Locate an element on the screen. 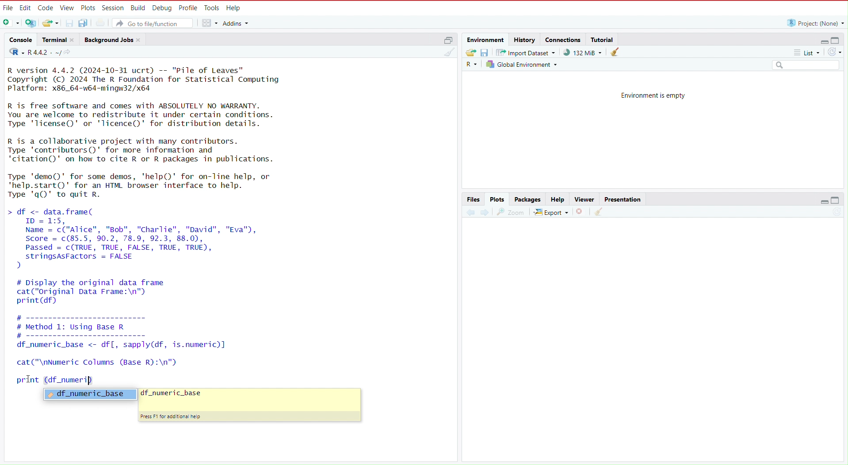 This screenshot has width=848, height=465. Press F1 for additional help. is located at coordinates (177, 417).